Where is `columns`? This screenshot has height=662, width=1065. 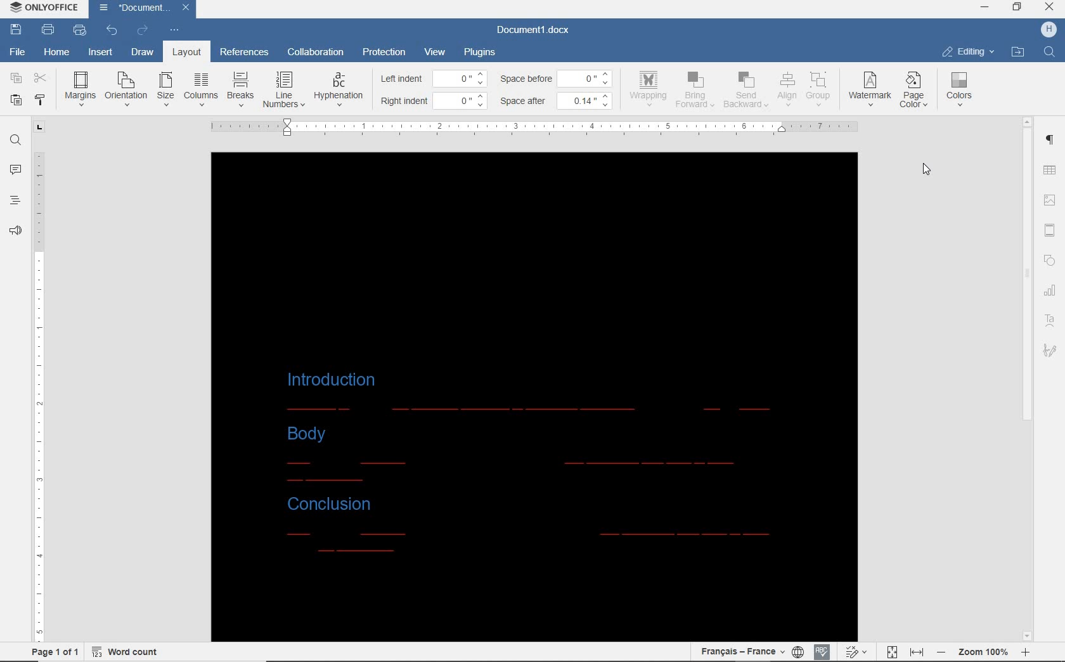
columns is located at coordinates (200, 91).